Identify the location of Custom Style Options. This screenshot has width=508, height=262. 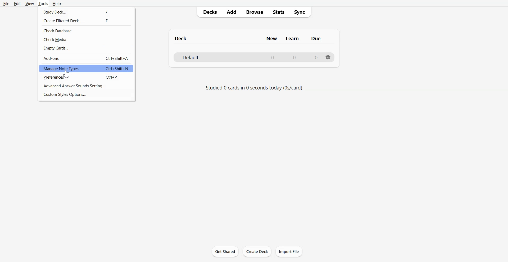
(87, 94).